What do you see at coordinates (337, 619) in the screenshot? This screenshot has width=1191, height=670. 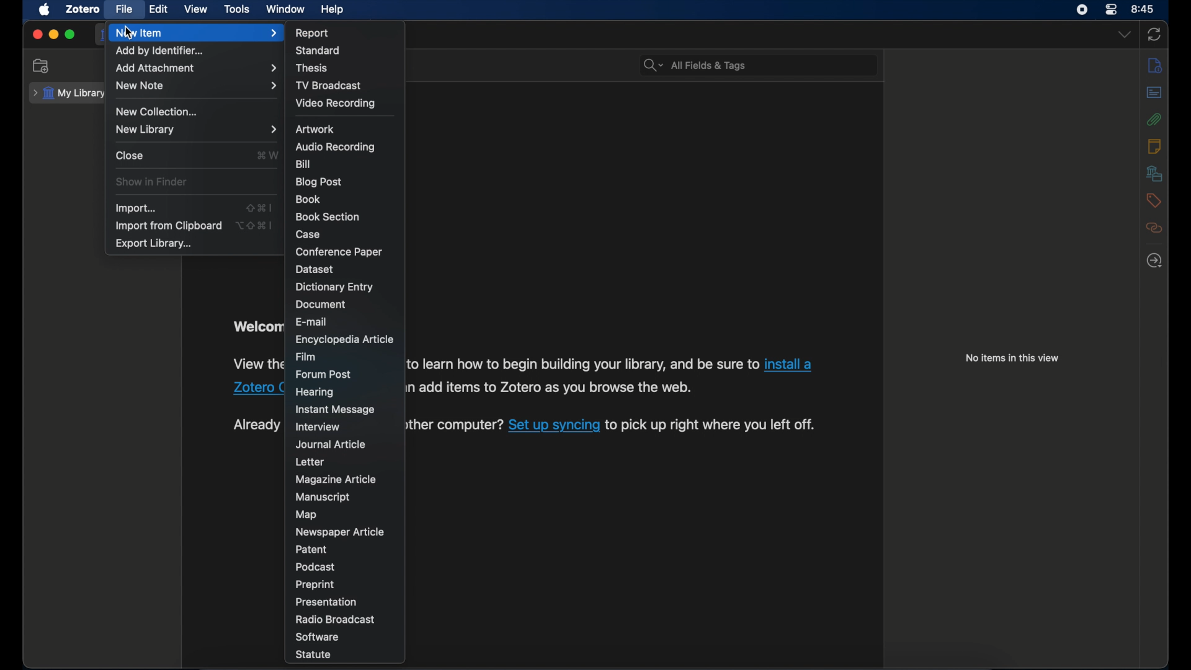 I see `radio broadcast` at bounding box center [337, 619].